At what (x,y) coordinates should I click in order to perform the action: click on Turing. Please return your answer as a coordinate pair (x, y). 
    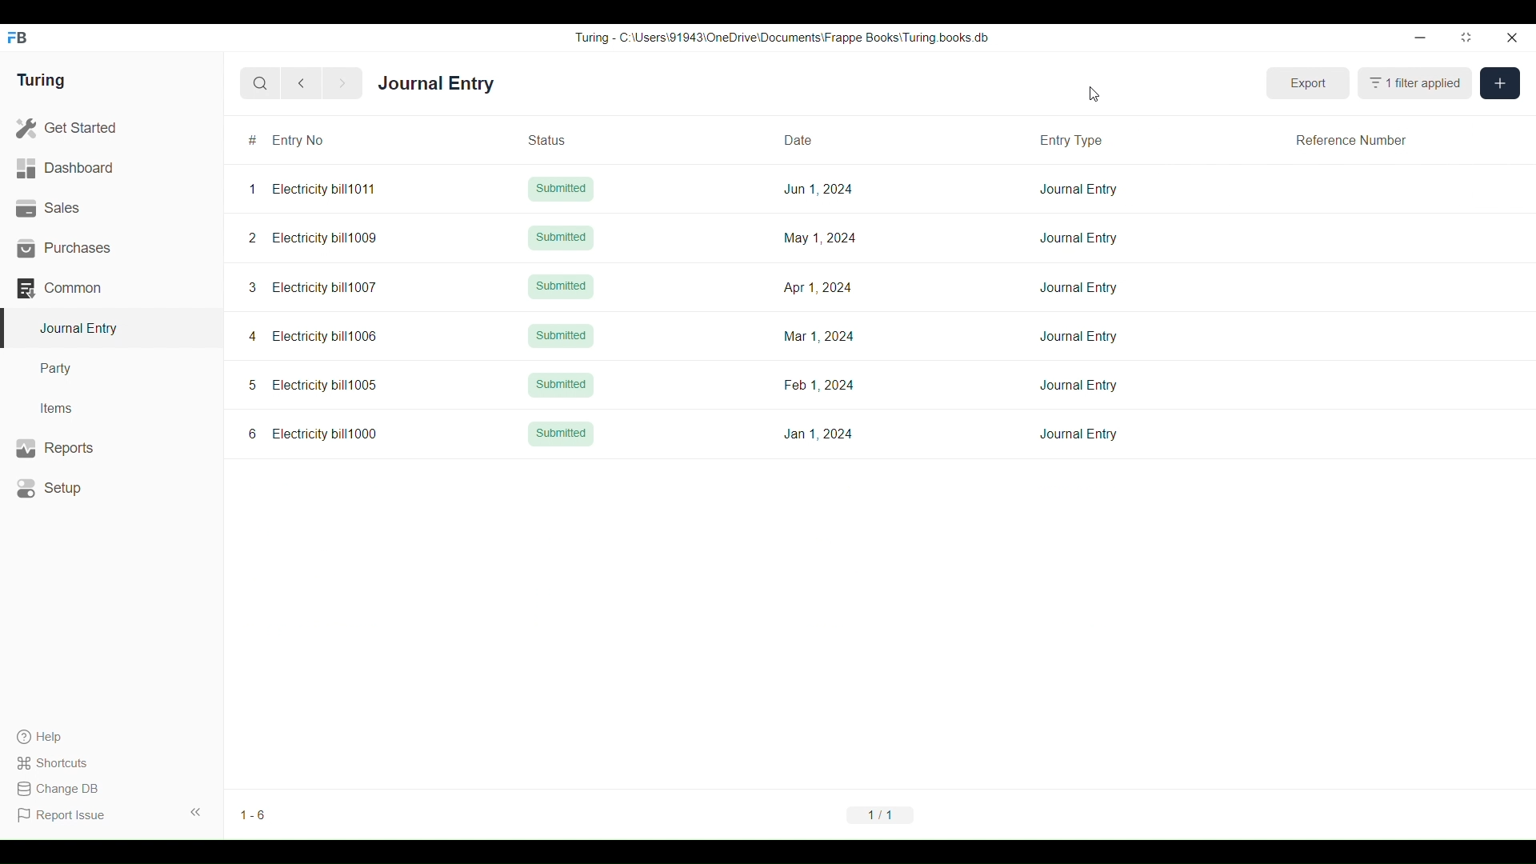
    Looking at the image, I should click on (42, 80).